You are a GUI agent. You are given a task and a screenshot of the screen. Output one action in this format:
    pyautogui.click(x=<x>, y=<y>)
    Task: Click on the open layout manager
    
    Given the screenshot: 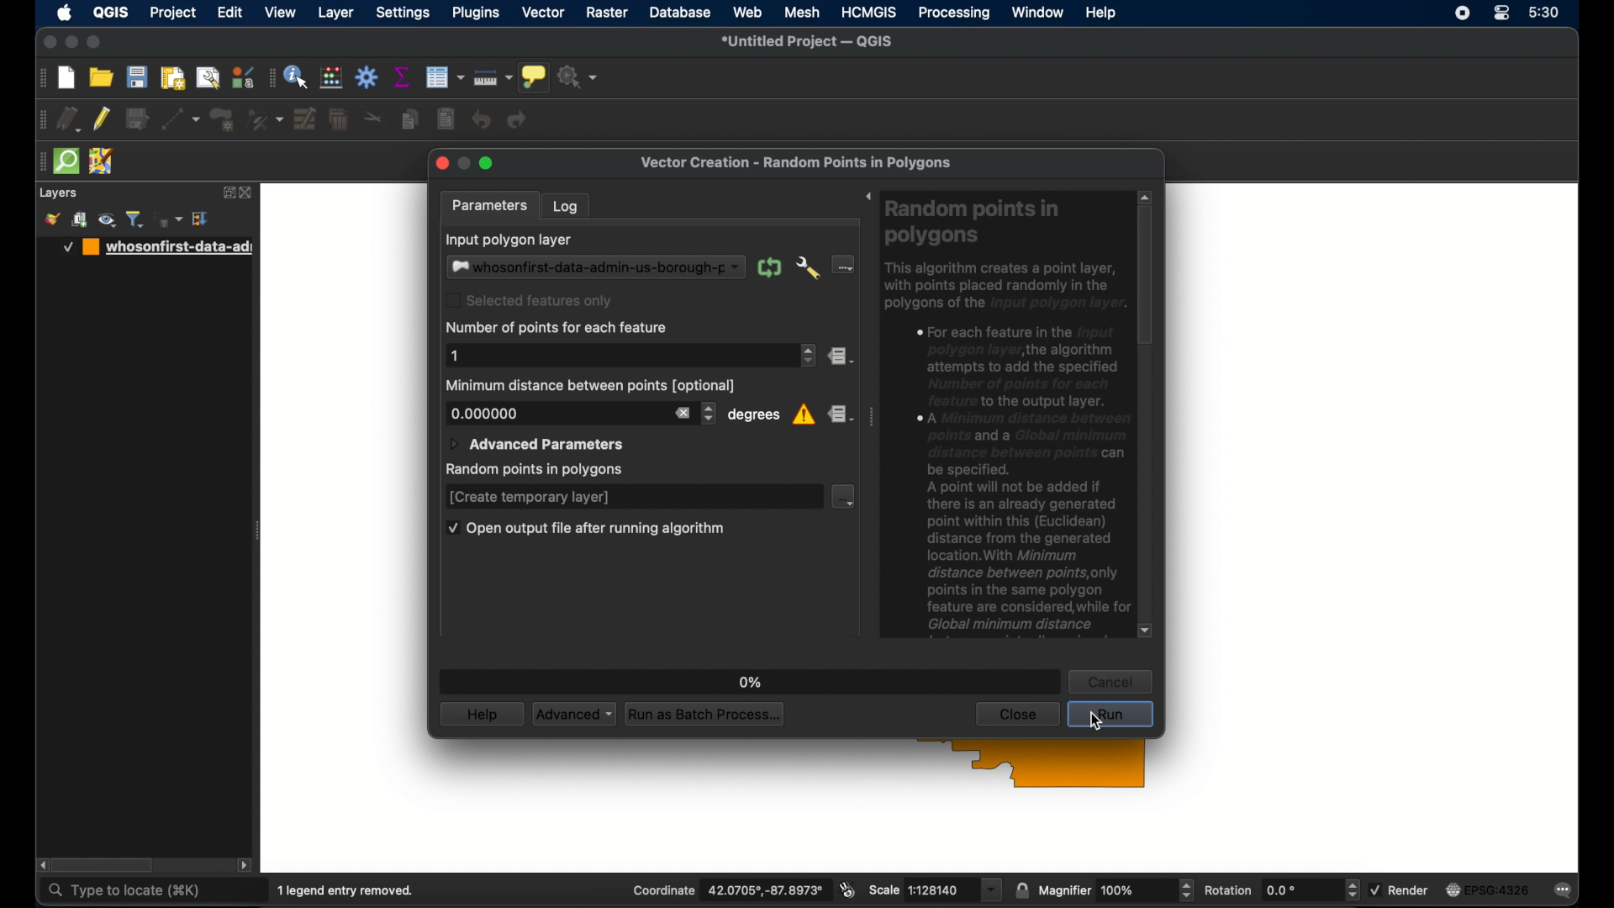 What is the action you would take?
    pyautogui.click(x=208, y=77)
    